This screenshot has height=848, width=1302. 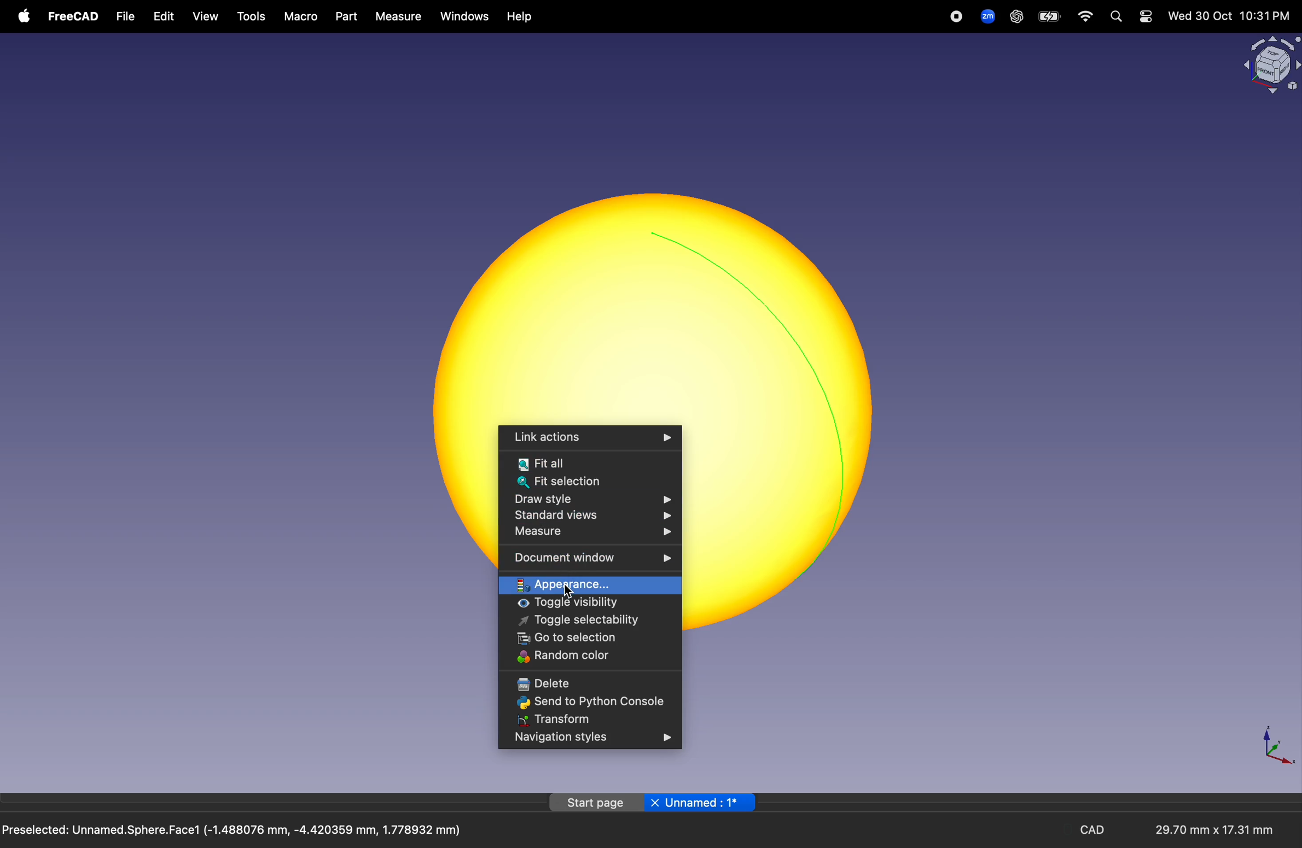 I want to click on edit, so click(x=161, y=16).